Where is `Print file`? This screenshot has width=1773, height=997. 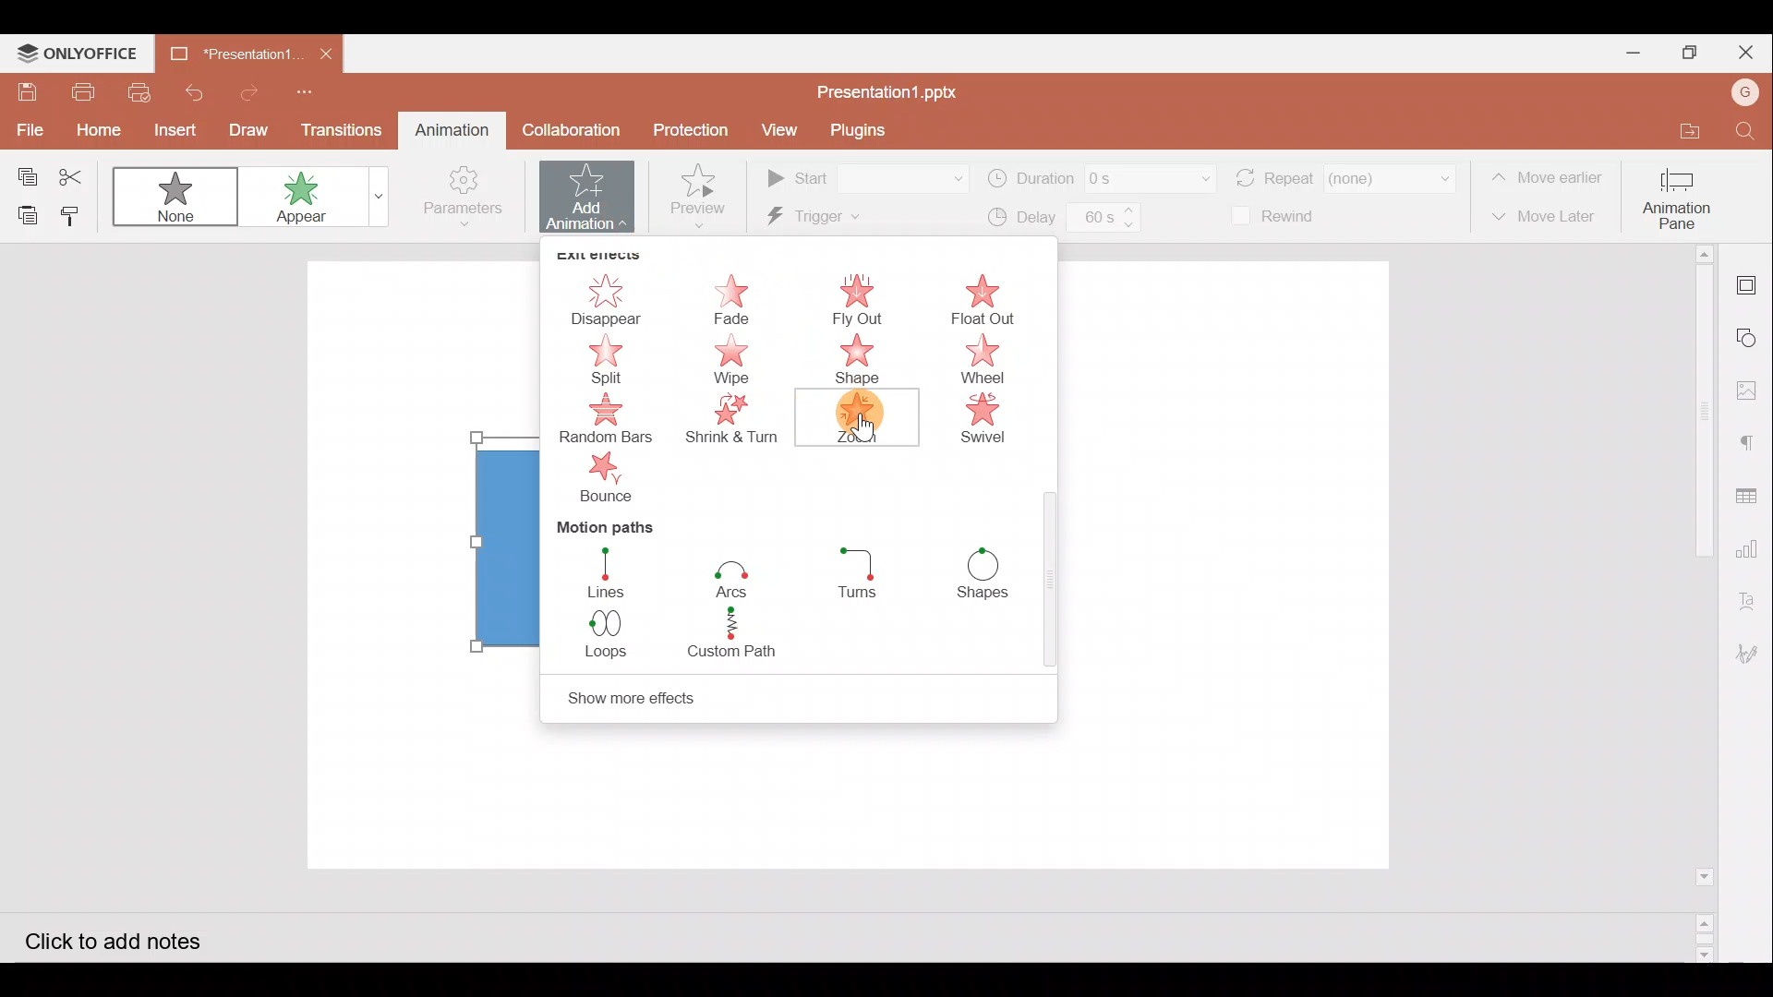 Print file is located at coordinates (85, 91).